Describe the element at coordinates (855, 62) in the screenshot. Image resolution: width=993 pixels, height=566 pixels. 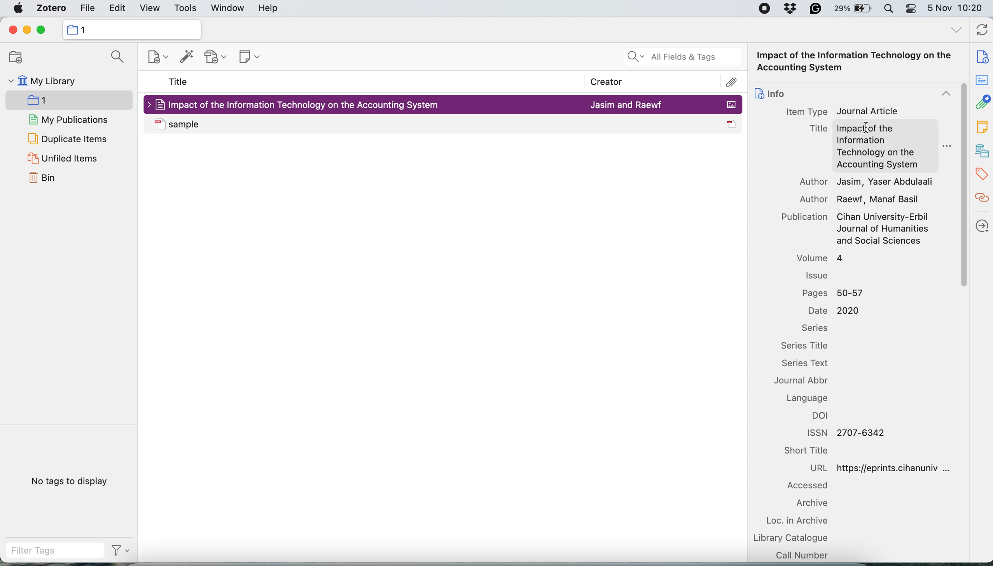
I see `Impact of the Information Technology on the Accounting System` at that location.